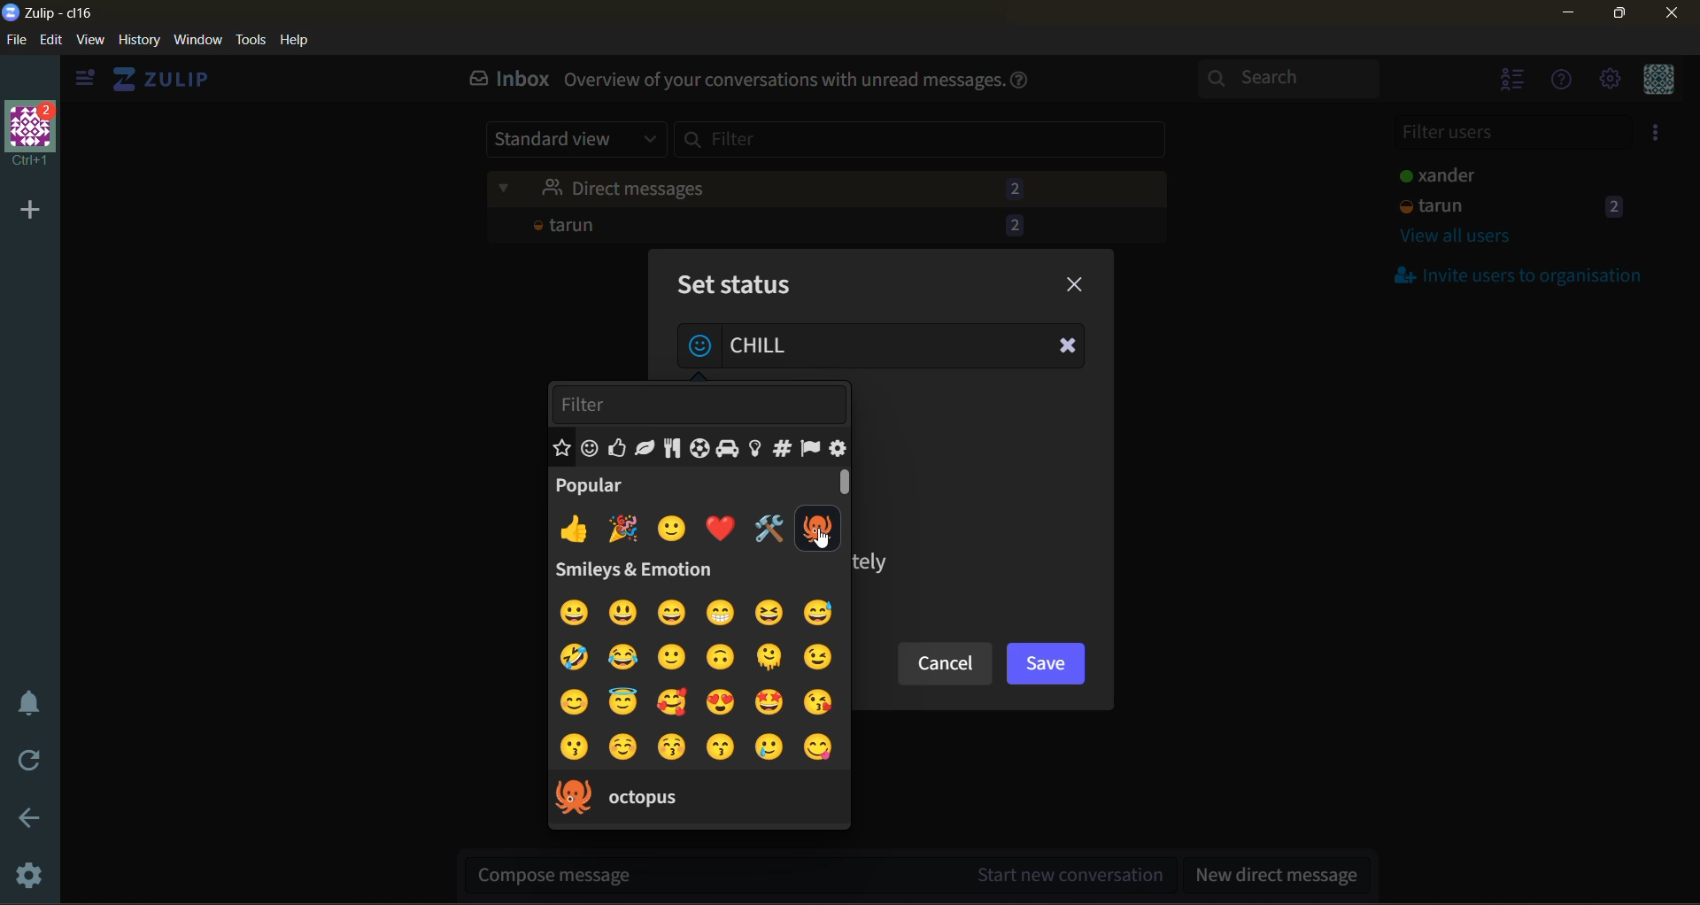 Image resolution: width=1700 pixels, height=905 pixels. Describe the element at coordinates (585, 485) in the screenshot. I see `popular` at that location.